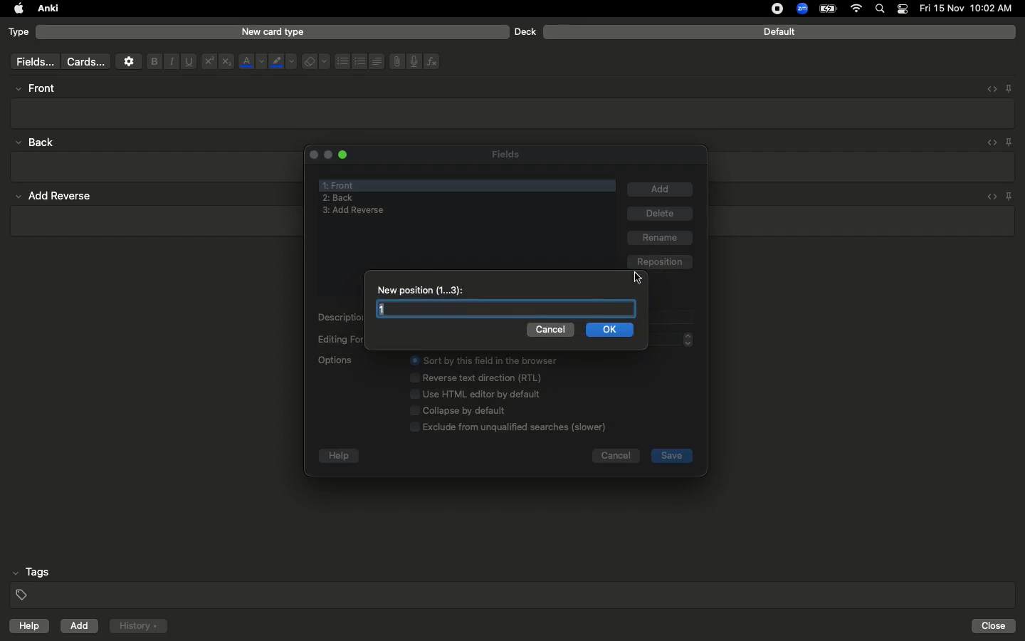 The height and width of the screenshot is (641, 1025). What do you see at coordinates (769, 9) in the screenshot?
I see `recording` at bounding box center [769, 9].